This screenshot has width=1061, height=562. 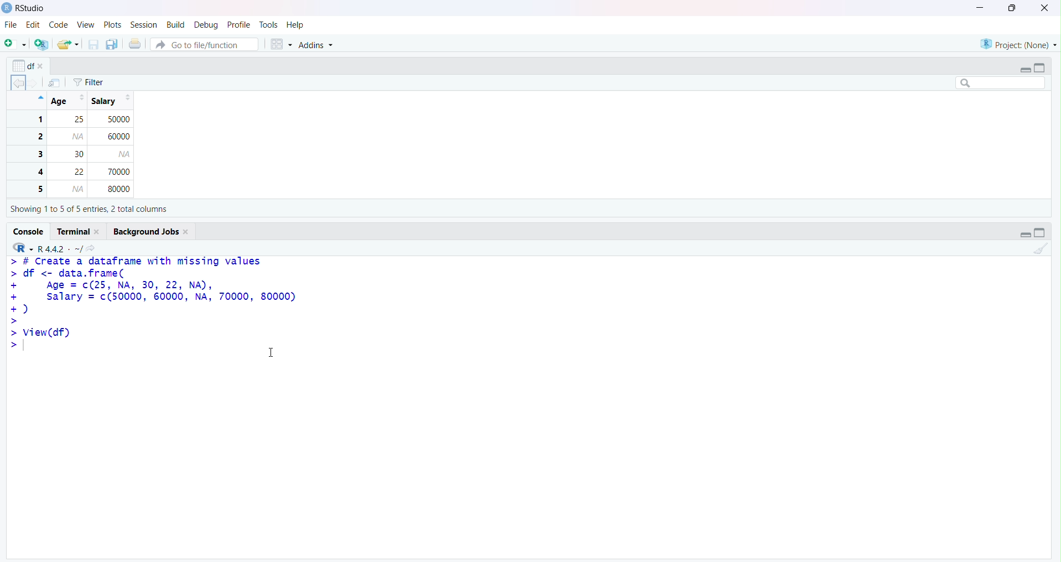 What do you see at coordinates (29, 232) in the screenshot?
I see `Console` at bounding box center [29, 232].